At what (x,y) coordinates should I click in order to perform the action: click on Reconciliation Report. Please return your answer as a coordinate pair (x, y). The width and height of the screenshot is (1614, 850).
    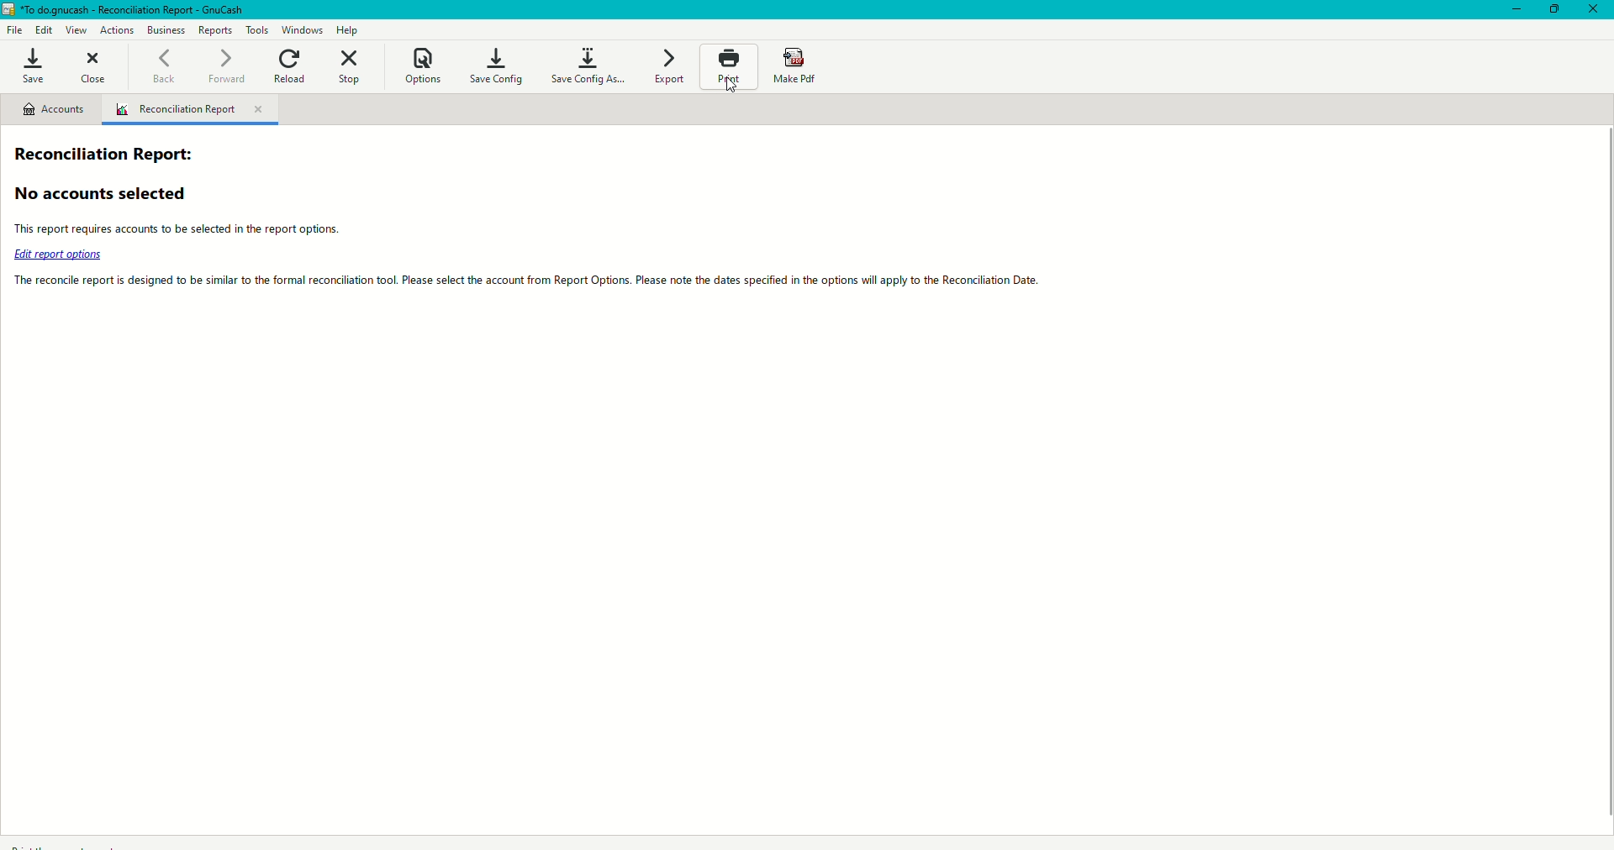
    Looking at the image, I should click on (195, 110).